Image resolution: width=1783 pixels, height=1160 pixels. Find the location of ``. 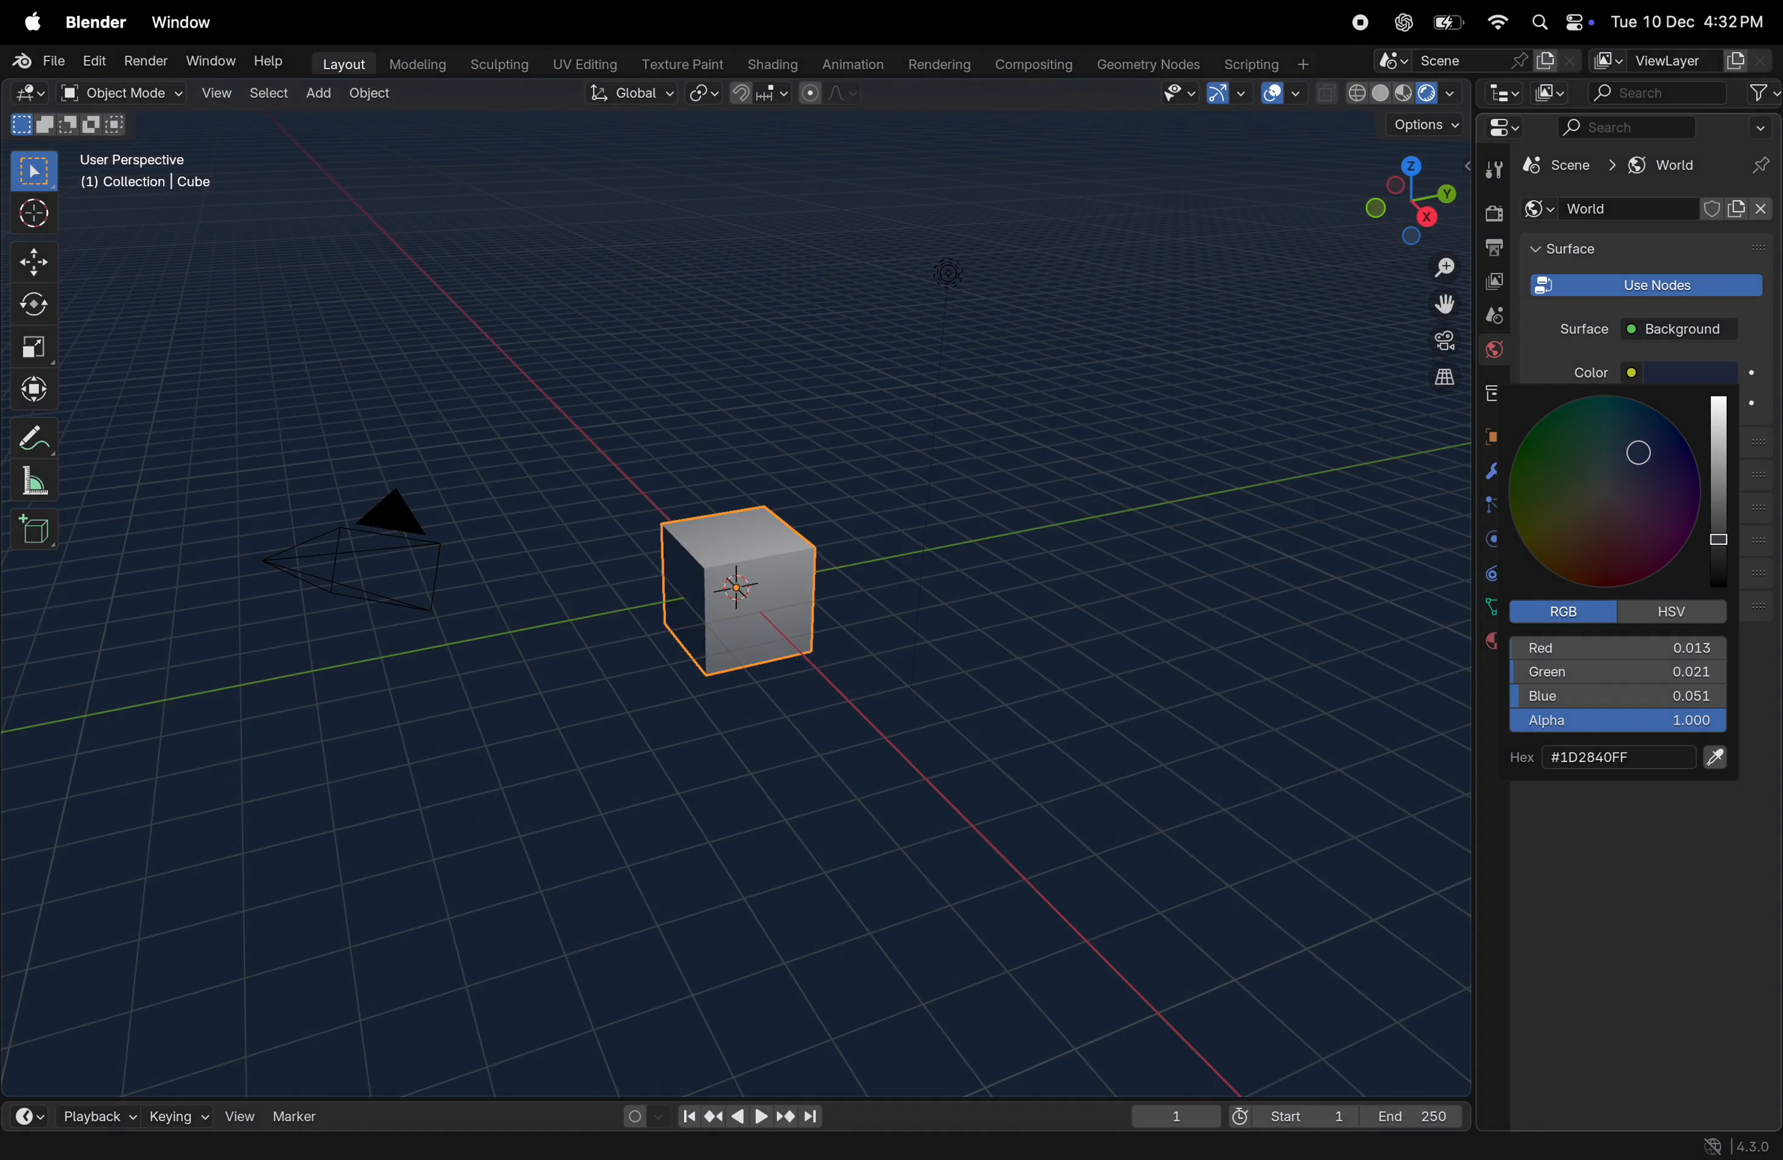

 is located at coordinates (1492, 248).